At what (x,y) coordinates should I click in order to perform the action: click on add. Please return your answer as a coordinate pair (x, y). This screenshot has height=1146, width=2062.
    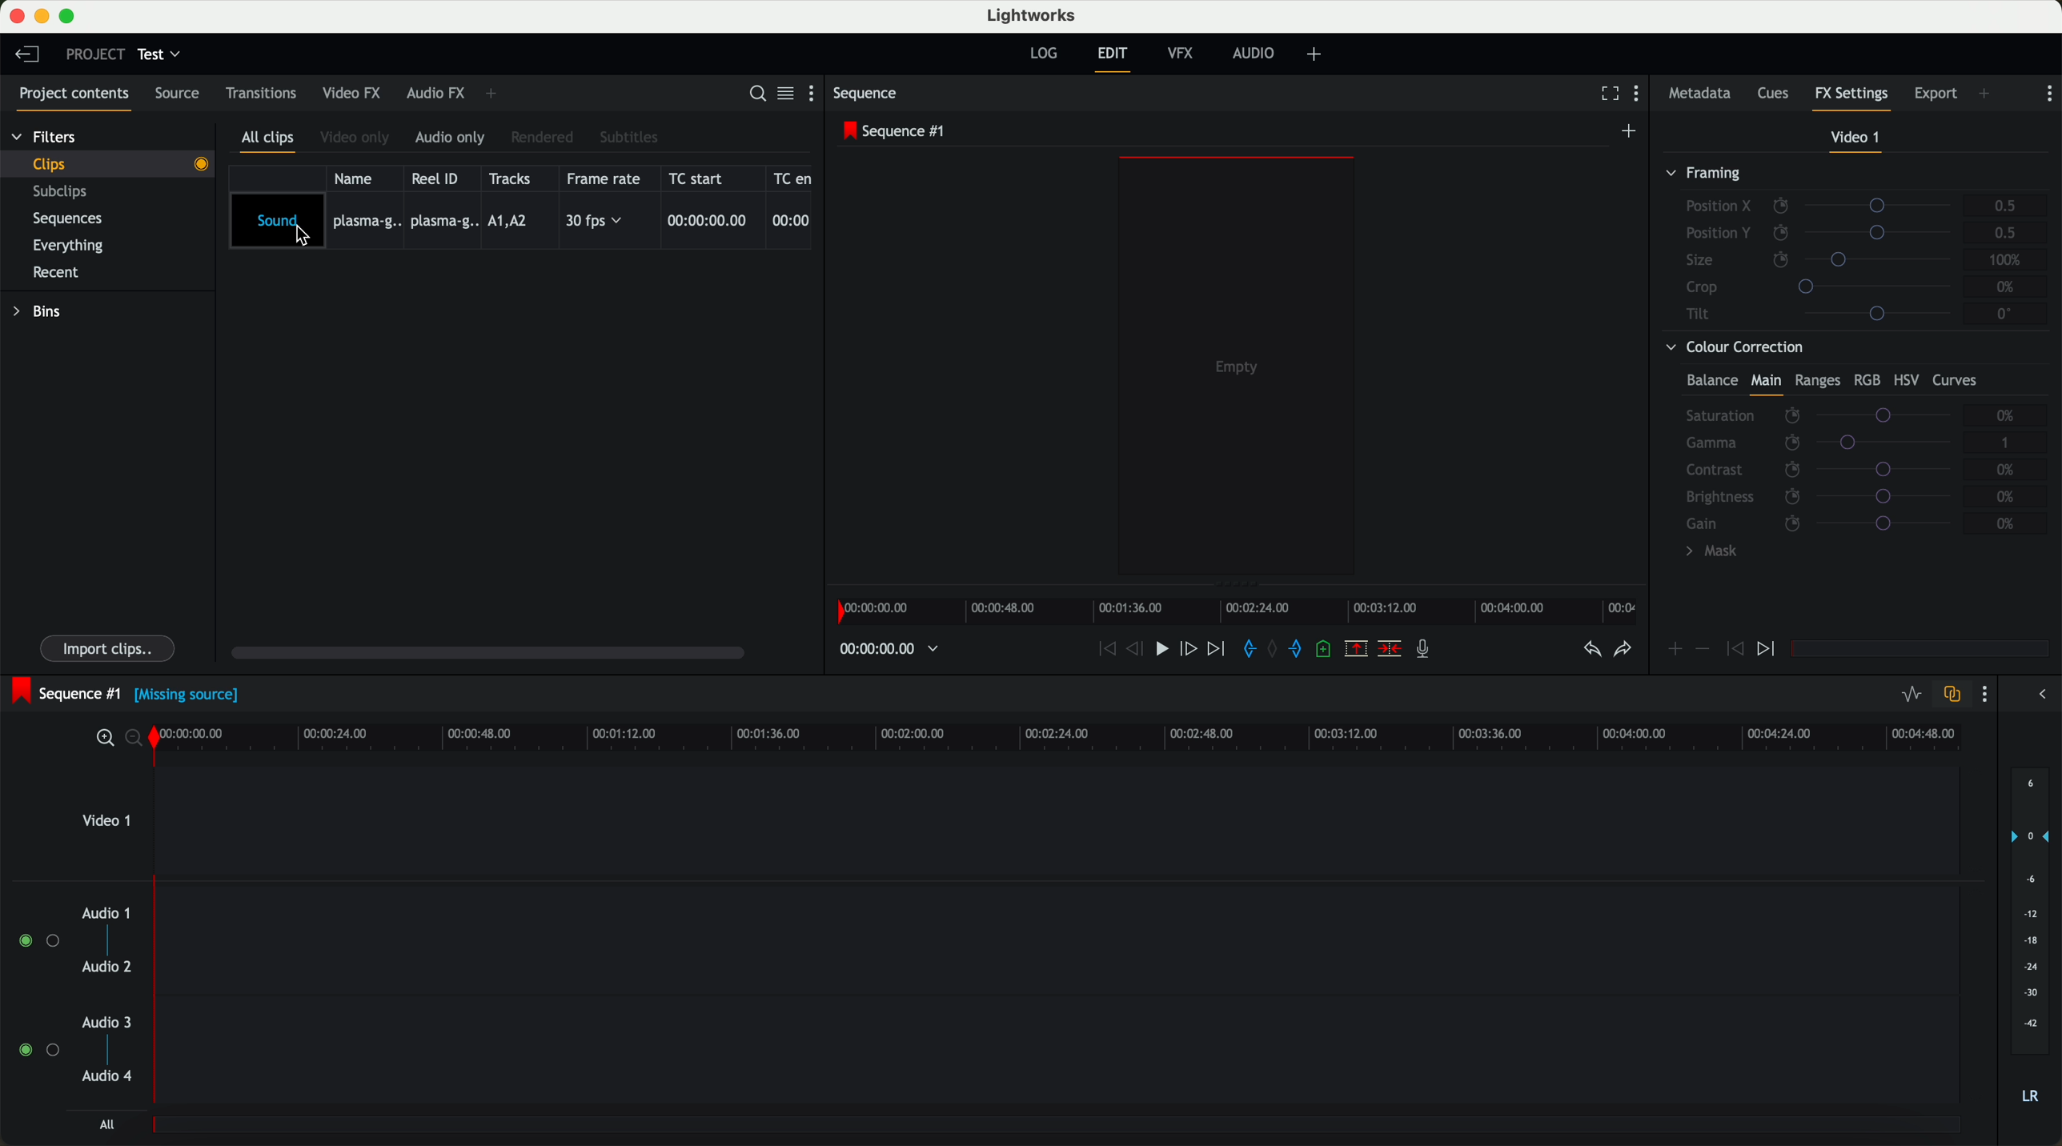
    Looking at the image, I should click on (1317, 54).